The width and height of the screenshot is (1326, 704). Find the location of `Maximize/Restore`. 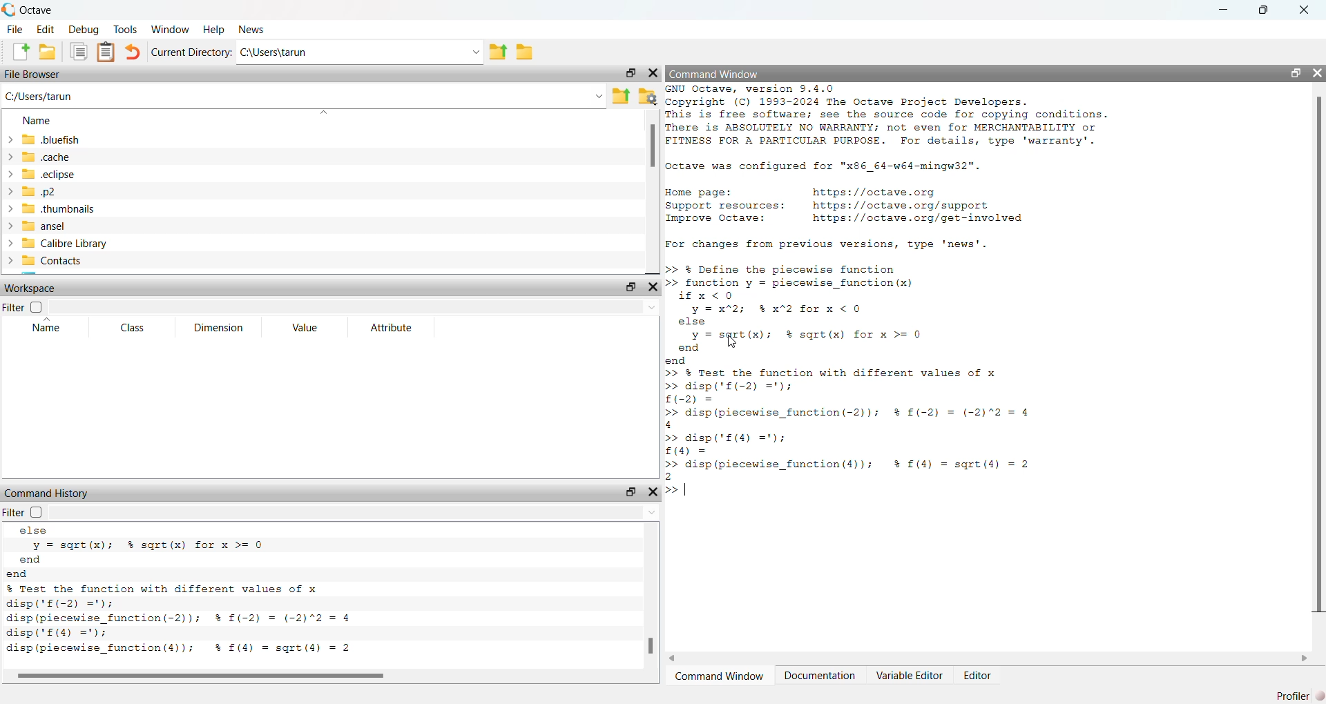

Maximize/Restore is located at coordinates (629, 287).